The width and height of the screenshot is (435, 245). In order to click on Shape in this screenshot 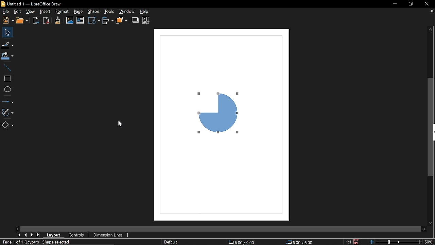, I will do `click(94, 11)`.